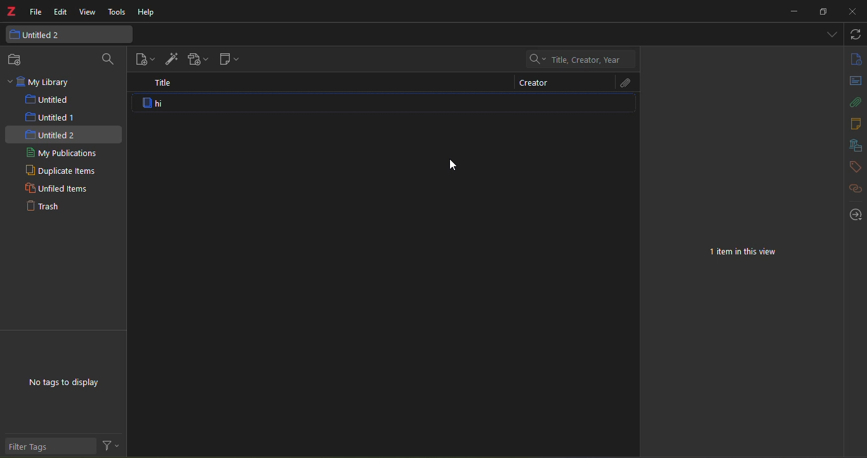 The width and height of the screenshot is (867, 458). I want to click on no tags to display, so click(65, 382).